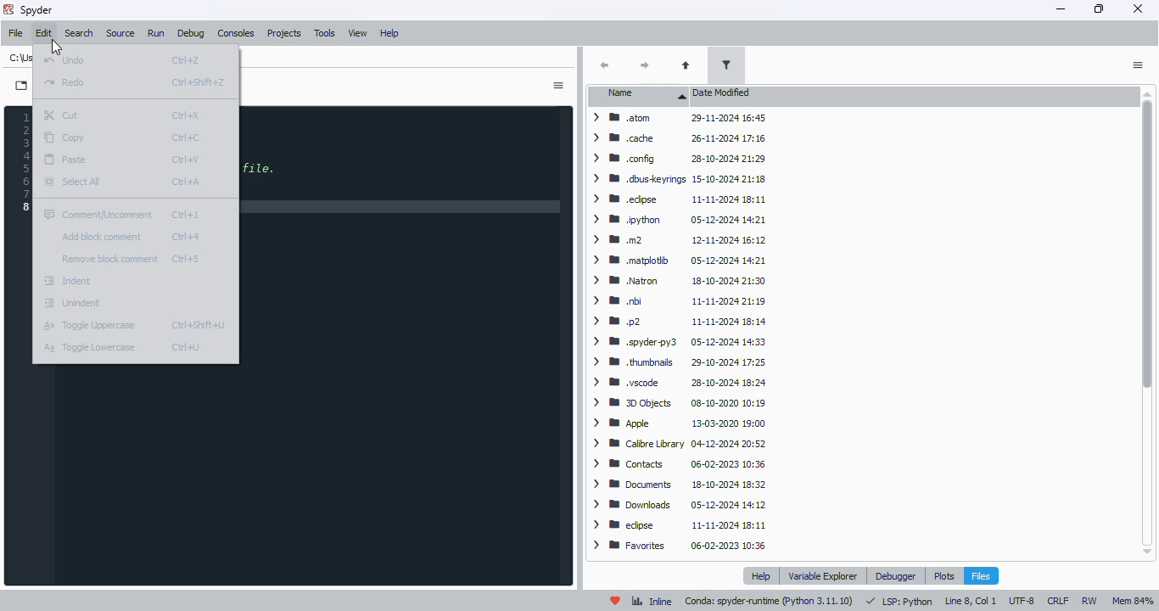  What do you see at coordinates (677, 384) in the screenshot?
I see `2 ® ,vscode 28-10-2024 18:24` at bounding box center [677, 384].